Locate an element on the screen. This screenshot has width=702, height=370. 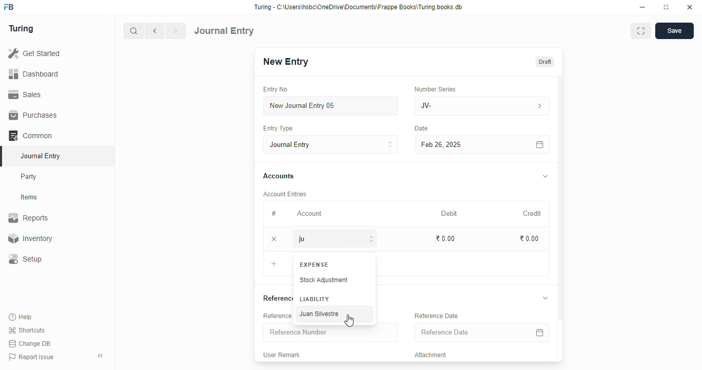
reference date is located at coordinates (467, 332).